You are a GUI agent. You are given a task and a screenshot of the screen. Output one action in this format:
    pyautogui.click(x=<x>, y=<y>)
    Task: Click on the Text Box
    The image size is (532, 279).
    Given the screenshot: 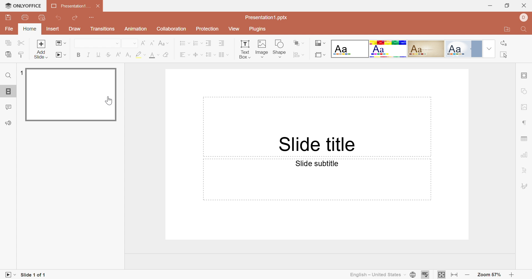 What is the action you would take?
    pyautogui.click(x=244, y=49)
    